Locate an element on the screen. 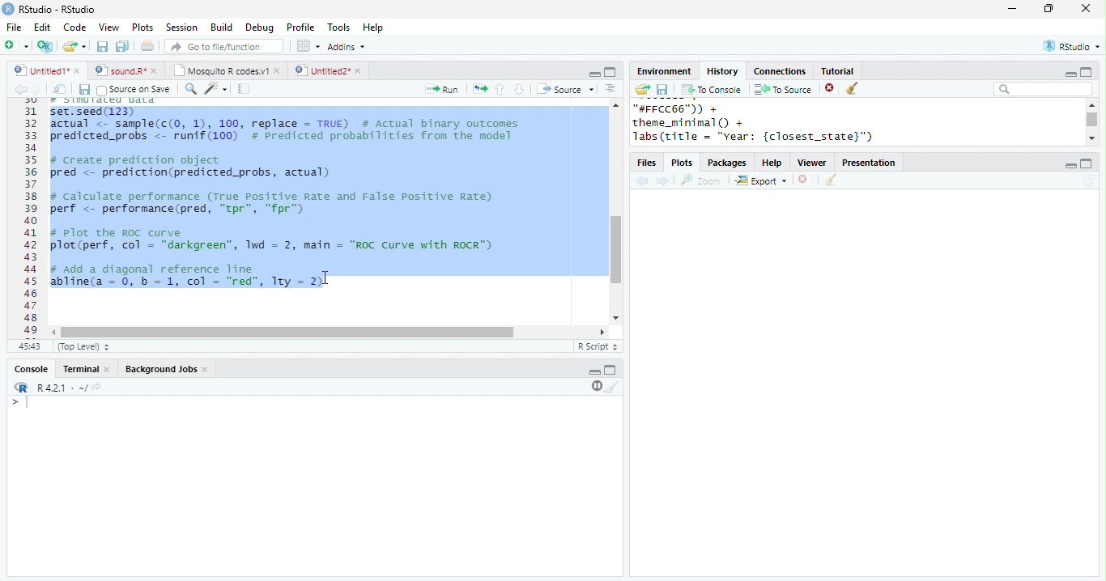 Image resolution: width=1106 pixels, height=581 pixels. 45:43 is located at coordinates (29, 346).